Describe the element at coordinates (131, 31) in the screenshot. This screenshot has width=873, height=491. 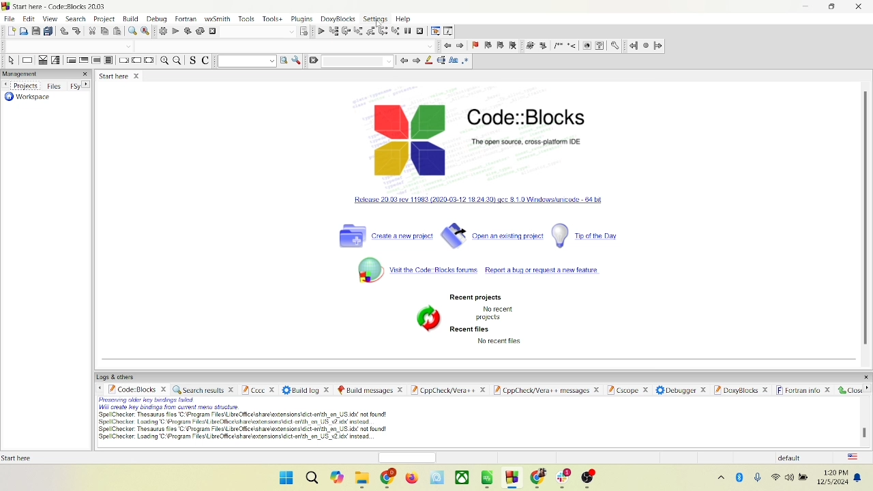
I see `find` at that location.